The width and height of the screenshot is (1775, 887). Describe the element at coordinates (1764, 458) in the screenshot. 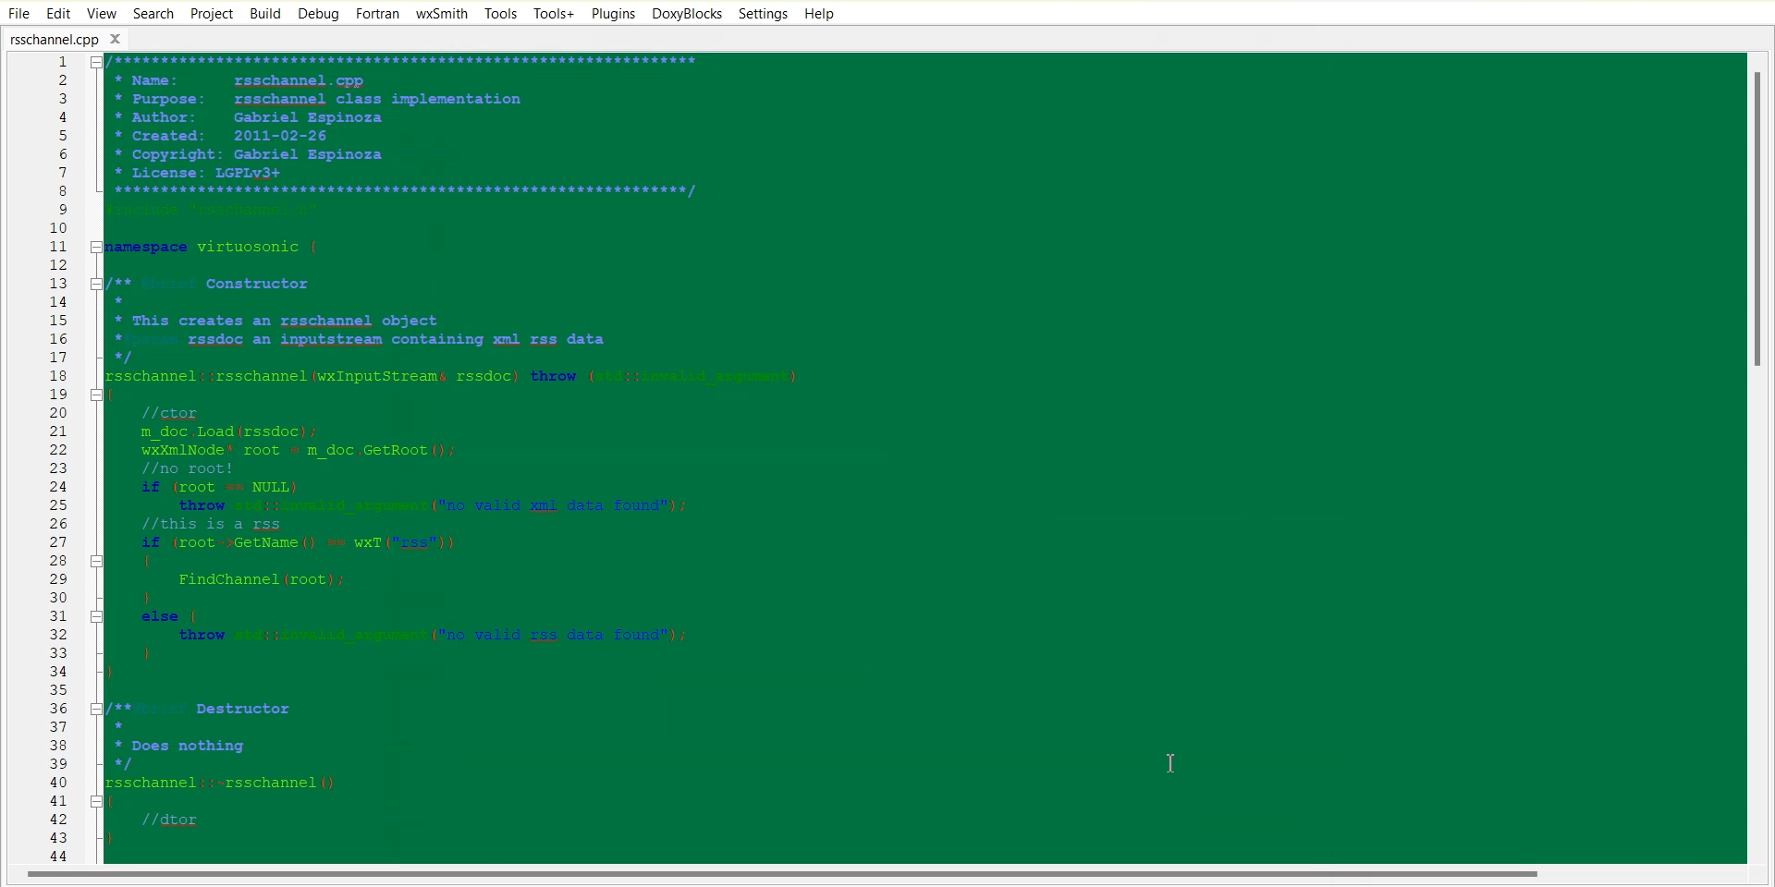

I see `Vertical Scroll bar` at that location.